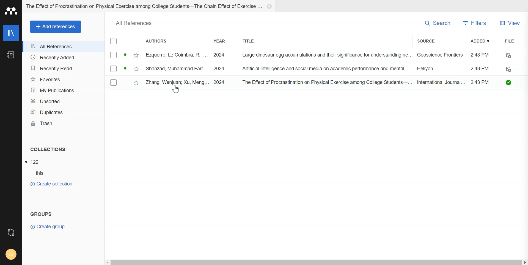 This screenshot has height=265, width=528. Describe the element at coordinates (65, 90) in the screenshot. I see `My Publications` at that location.